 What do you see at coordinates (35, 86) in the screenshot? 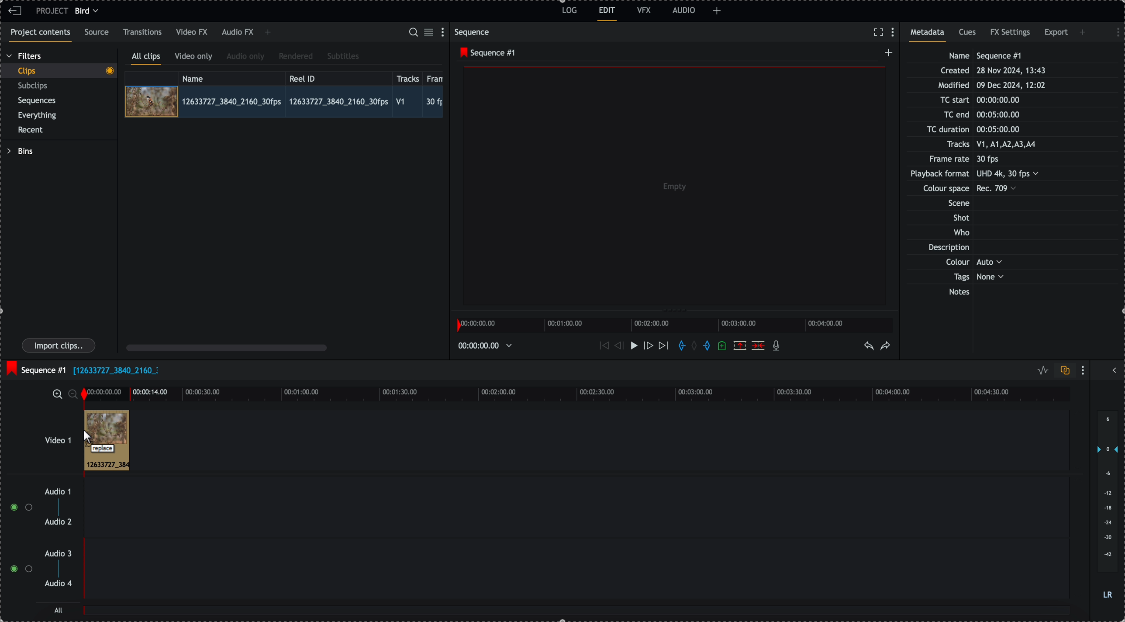
I see `subclips` at bounding box center [35, 86].